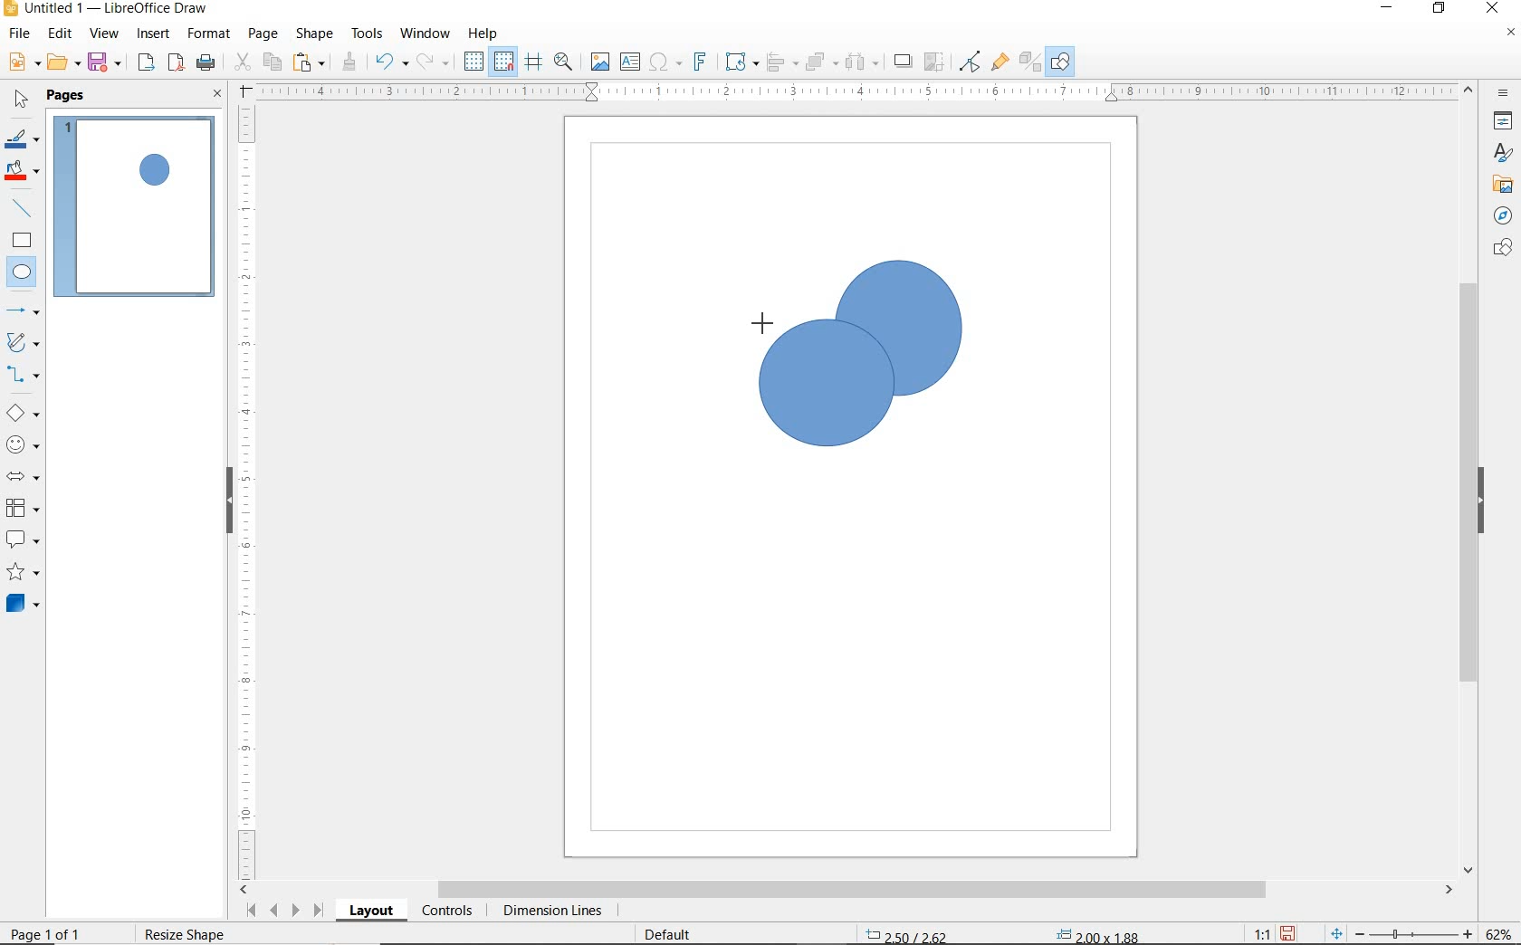 This screenshot has height=945, width=1521. What do you see at coordinates (502, 62) in the screenshot?
I see `SNAP TO GRID` at bounding box center [502, 62].